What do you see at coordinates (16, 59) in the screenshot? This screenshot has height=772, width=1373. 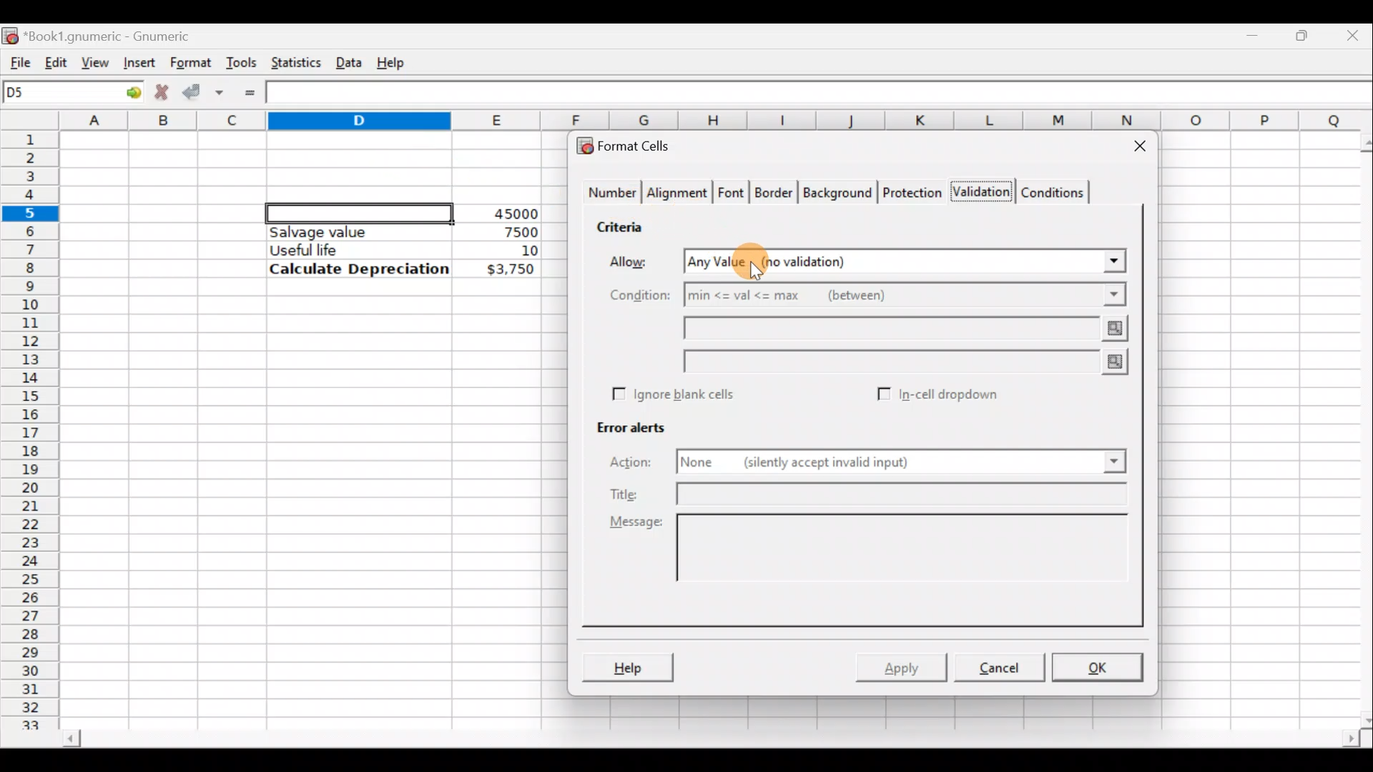 I see `File` at bounding box center [16, 59].